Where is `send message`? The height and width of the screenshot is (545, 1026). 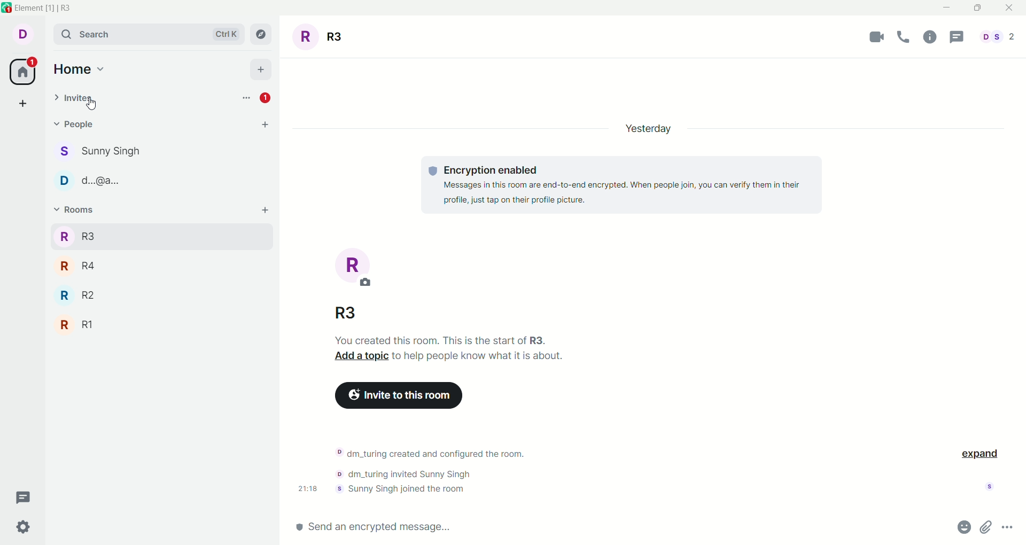
send message is located at coordinates (614, 527).